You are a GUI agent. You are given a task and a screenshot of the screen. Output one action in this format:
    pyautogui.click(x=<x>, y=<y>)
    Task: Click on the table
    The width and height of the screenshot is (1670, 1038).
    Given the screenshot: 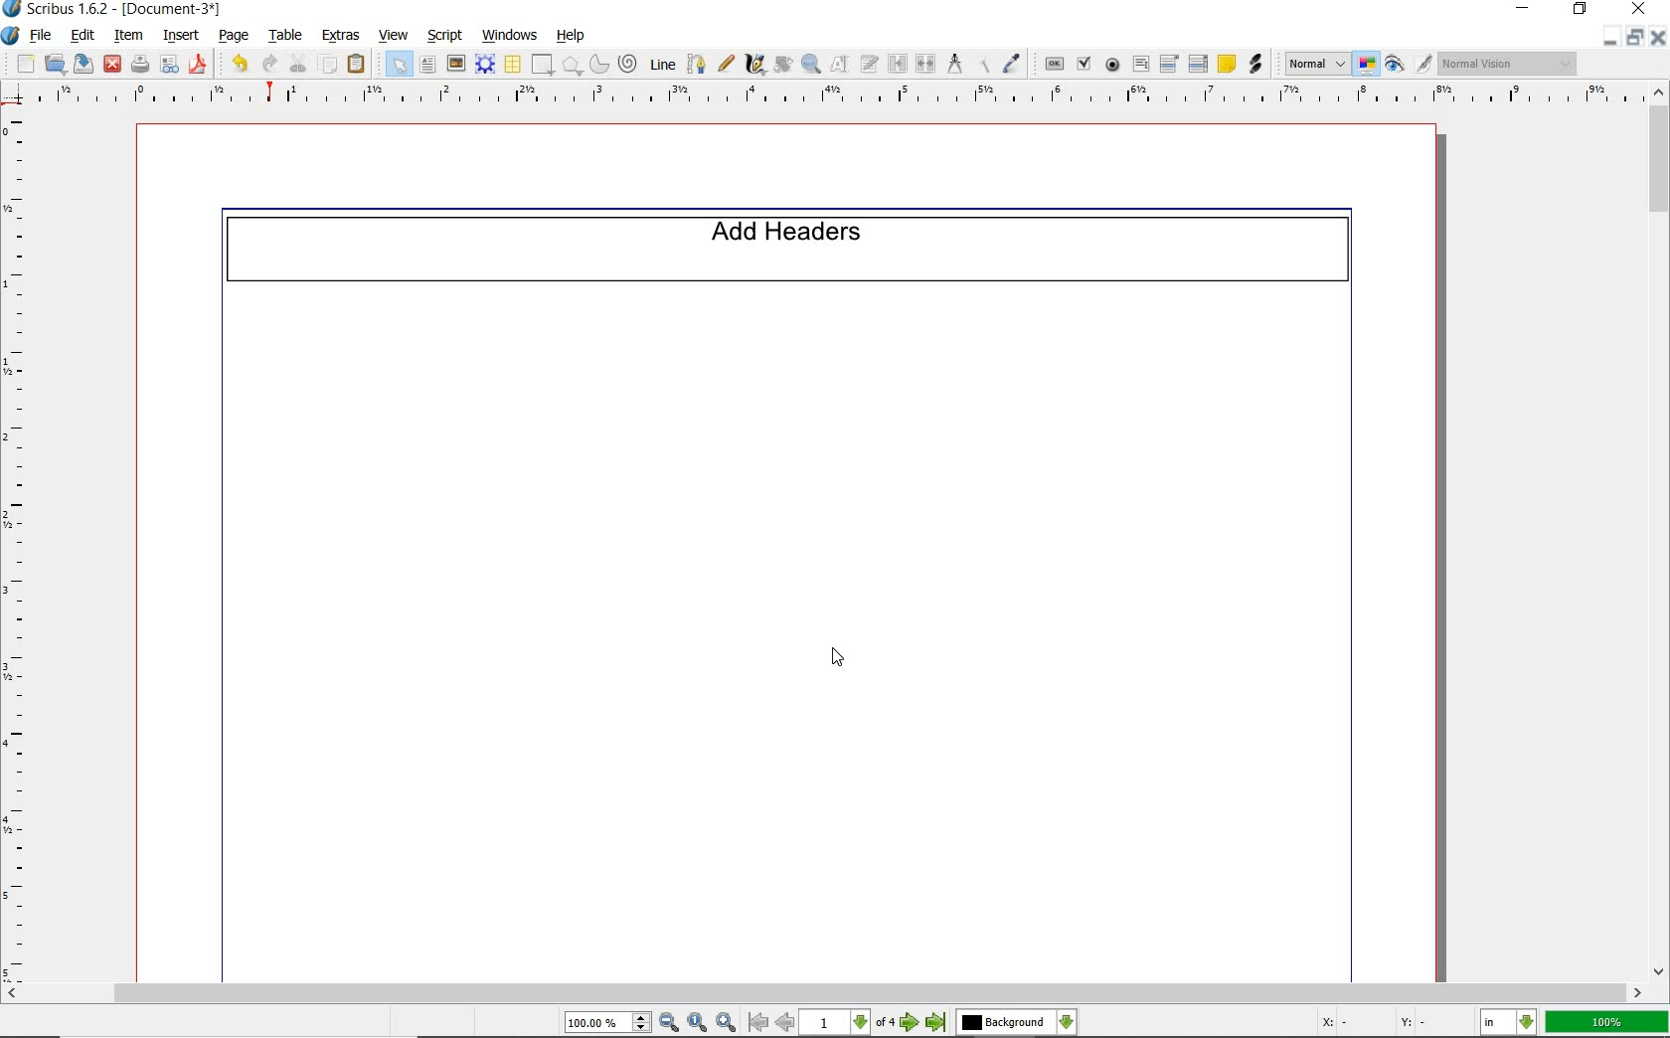 What is the action you would take?
    pyautogui.click(x=513, y=63)
    